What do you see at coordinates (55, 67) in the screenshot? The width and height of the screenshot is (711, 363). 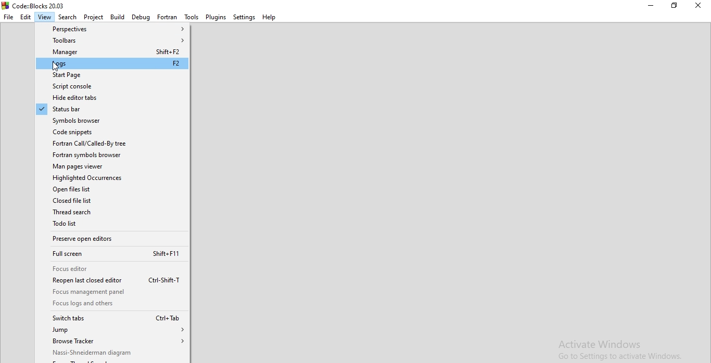 I see `cursor` at bounding box center [55, 67].